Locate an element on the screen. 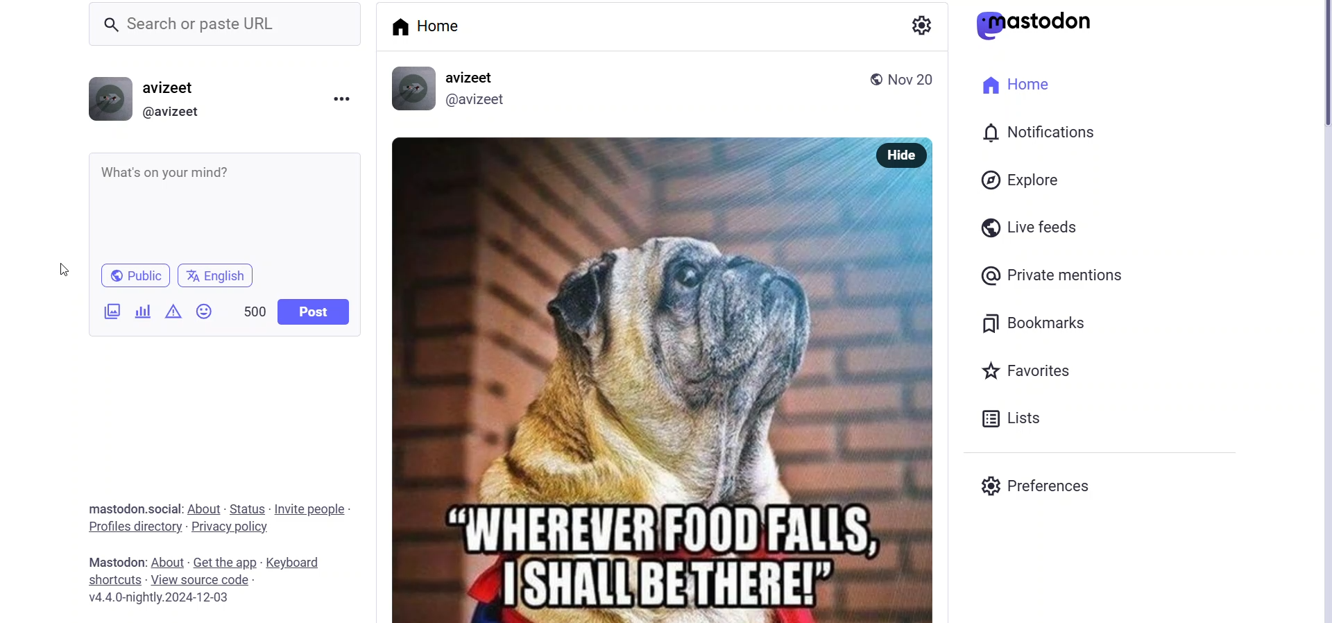  content warning is located at coordinates (175, 311).